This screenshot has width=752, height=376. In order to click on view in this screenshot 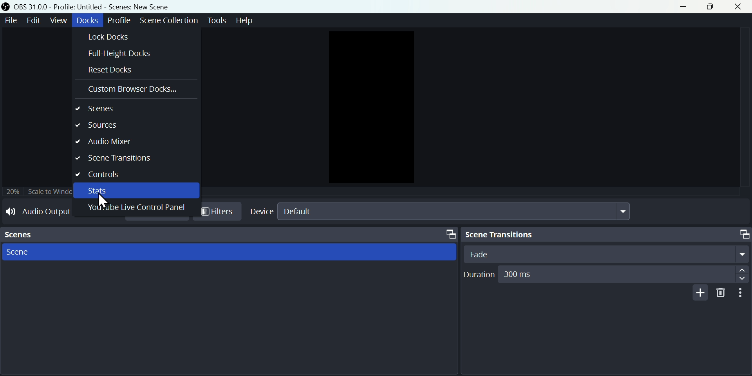, I will do `click(61, 20)`.